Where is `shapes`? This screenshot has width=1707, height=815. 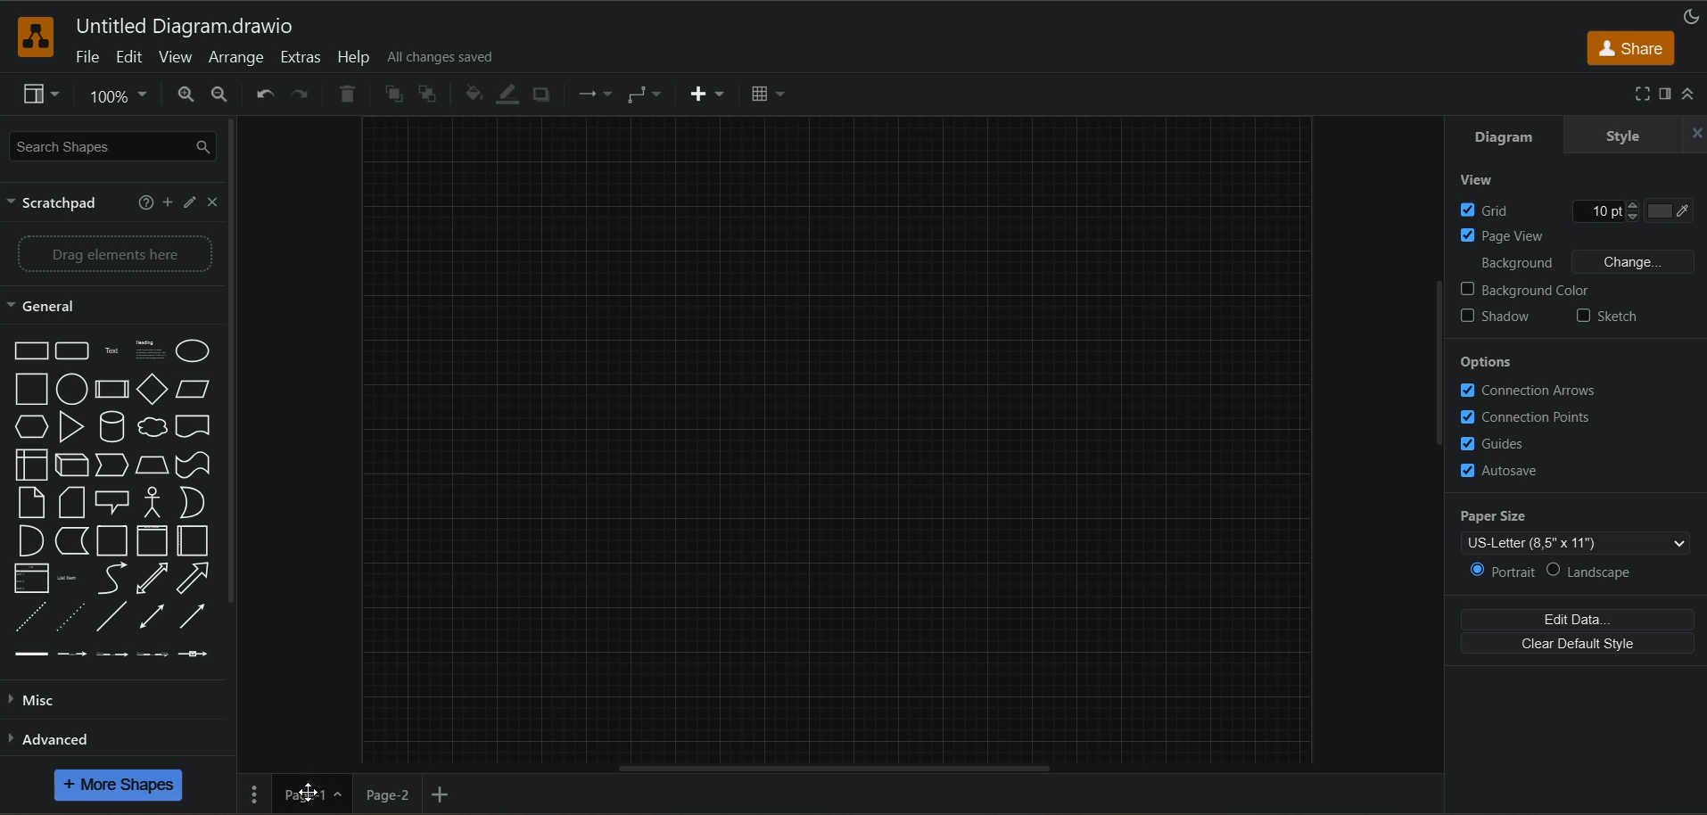 shapes is located at coordinates (113, 498).